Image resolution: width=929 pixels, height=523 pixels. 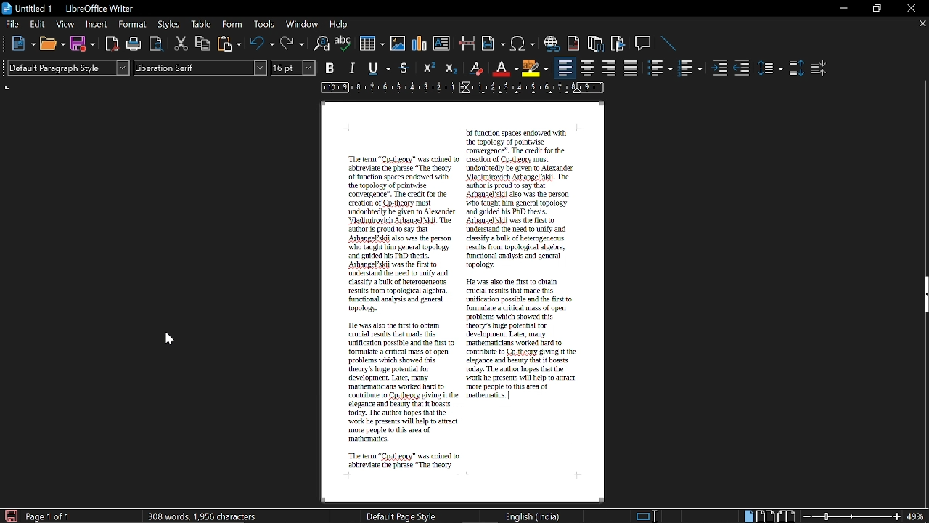 I want to click on Superscript, so click(x=428, y=68).